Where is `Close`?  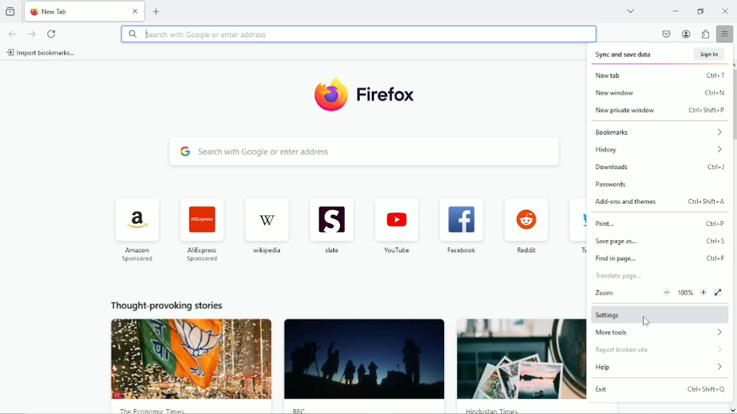 Close is located at coordinates (726, 11).